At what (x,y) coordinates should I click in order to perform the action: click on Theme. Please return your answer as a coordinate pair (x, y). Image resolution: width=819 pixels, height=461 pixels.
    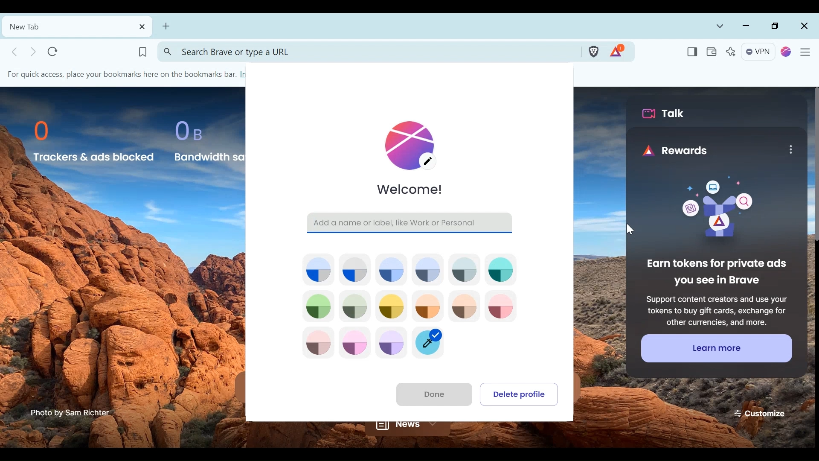
    Looking at the image, I should click on (317, 344).